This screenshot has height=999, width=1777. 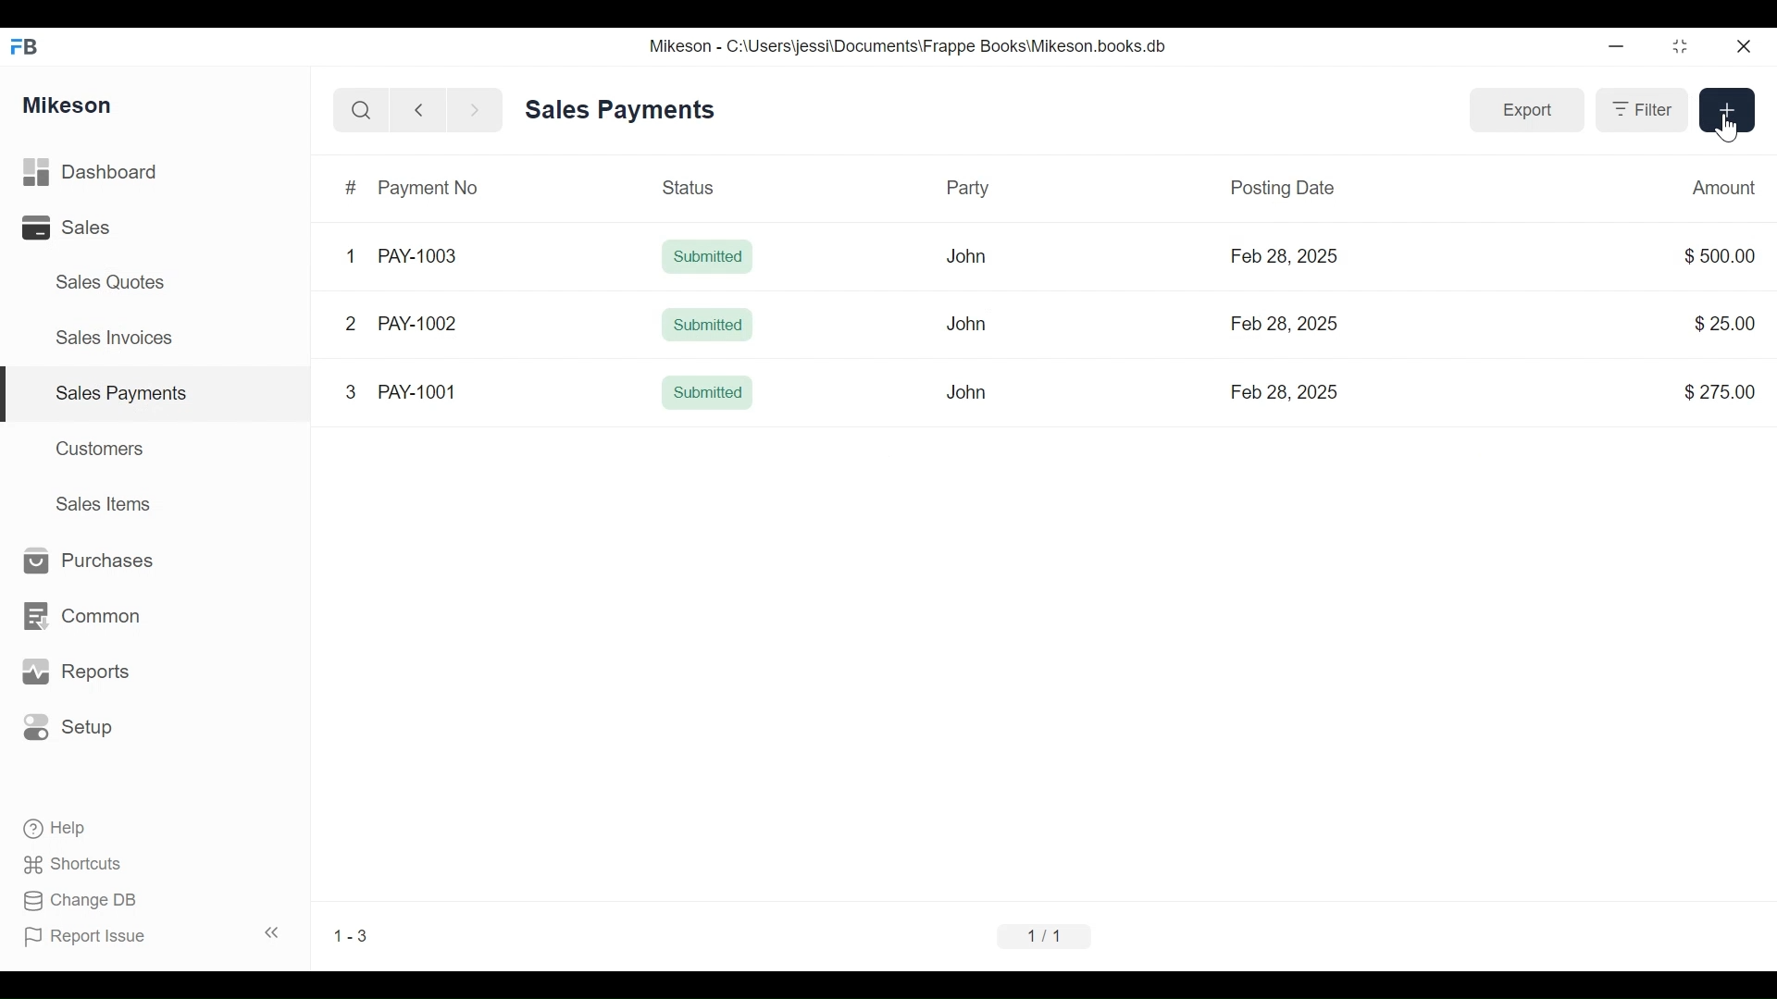 What do you see at coordinates (1720, 322) in the screenshot?
I see `$25.00` at bounding box center [1720, 322].